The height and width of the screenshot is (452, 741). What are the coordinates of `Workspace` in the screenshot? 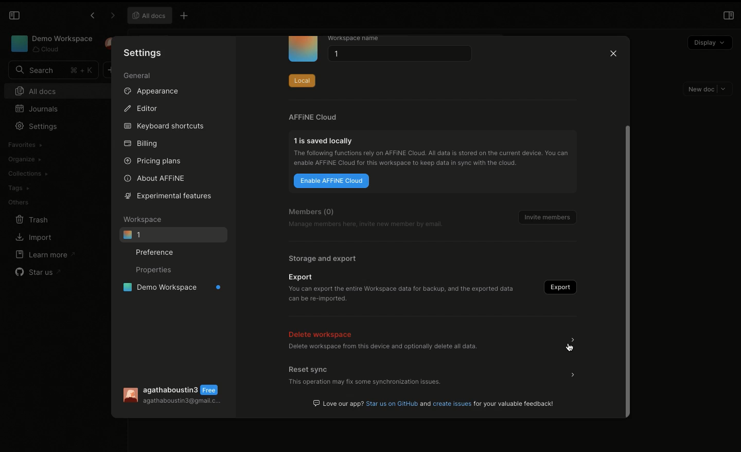 It's located at (145, 219).